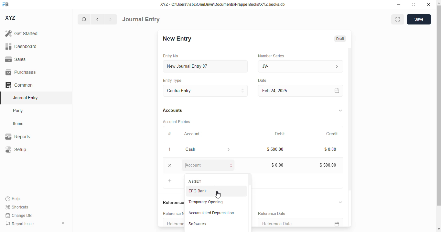  What do you see at coordinates (300, 66) in the screenshot?
I see `JV-` at bounding box center [300, 66].